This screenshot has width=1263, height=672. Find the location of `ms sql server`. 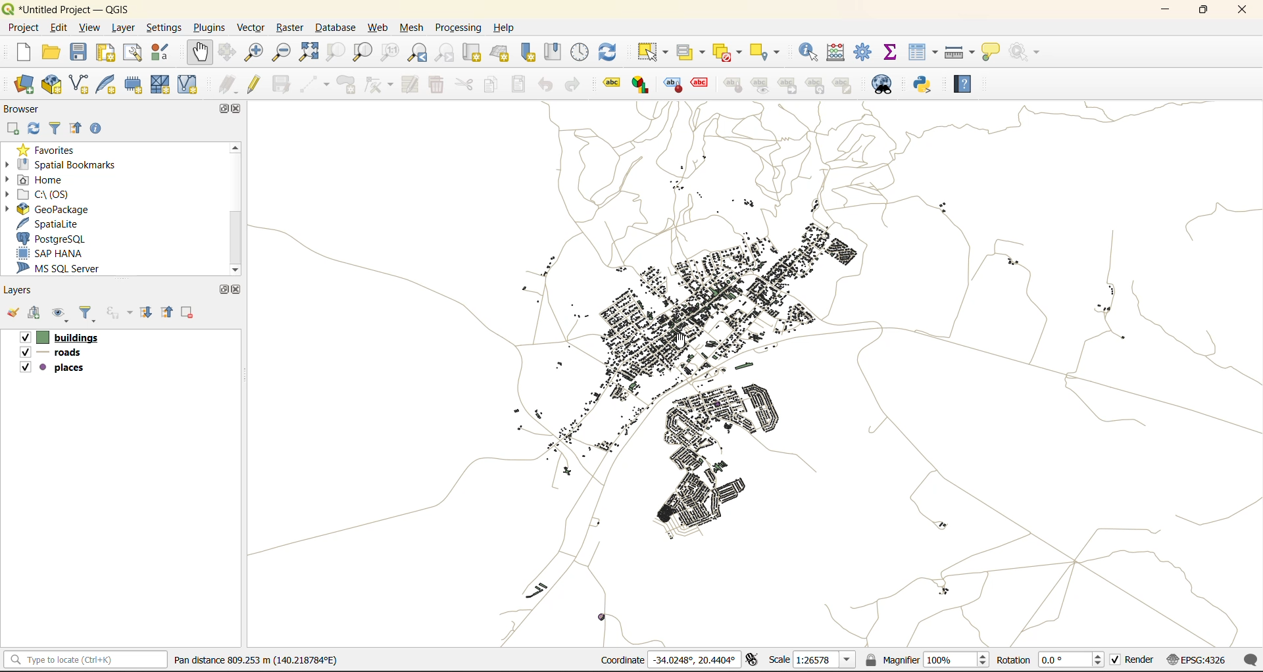

ms sql server is located at coordinates (65, 268).